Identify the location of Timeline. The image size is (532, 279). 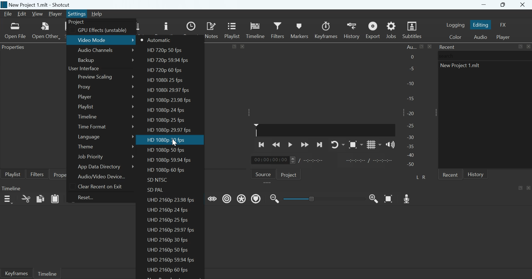
(88, 116).